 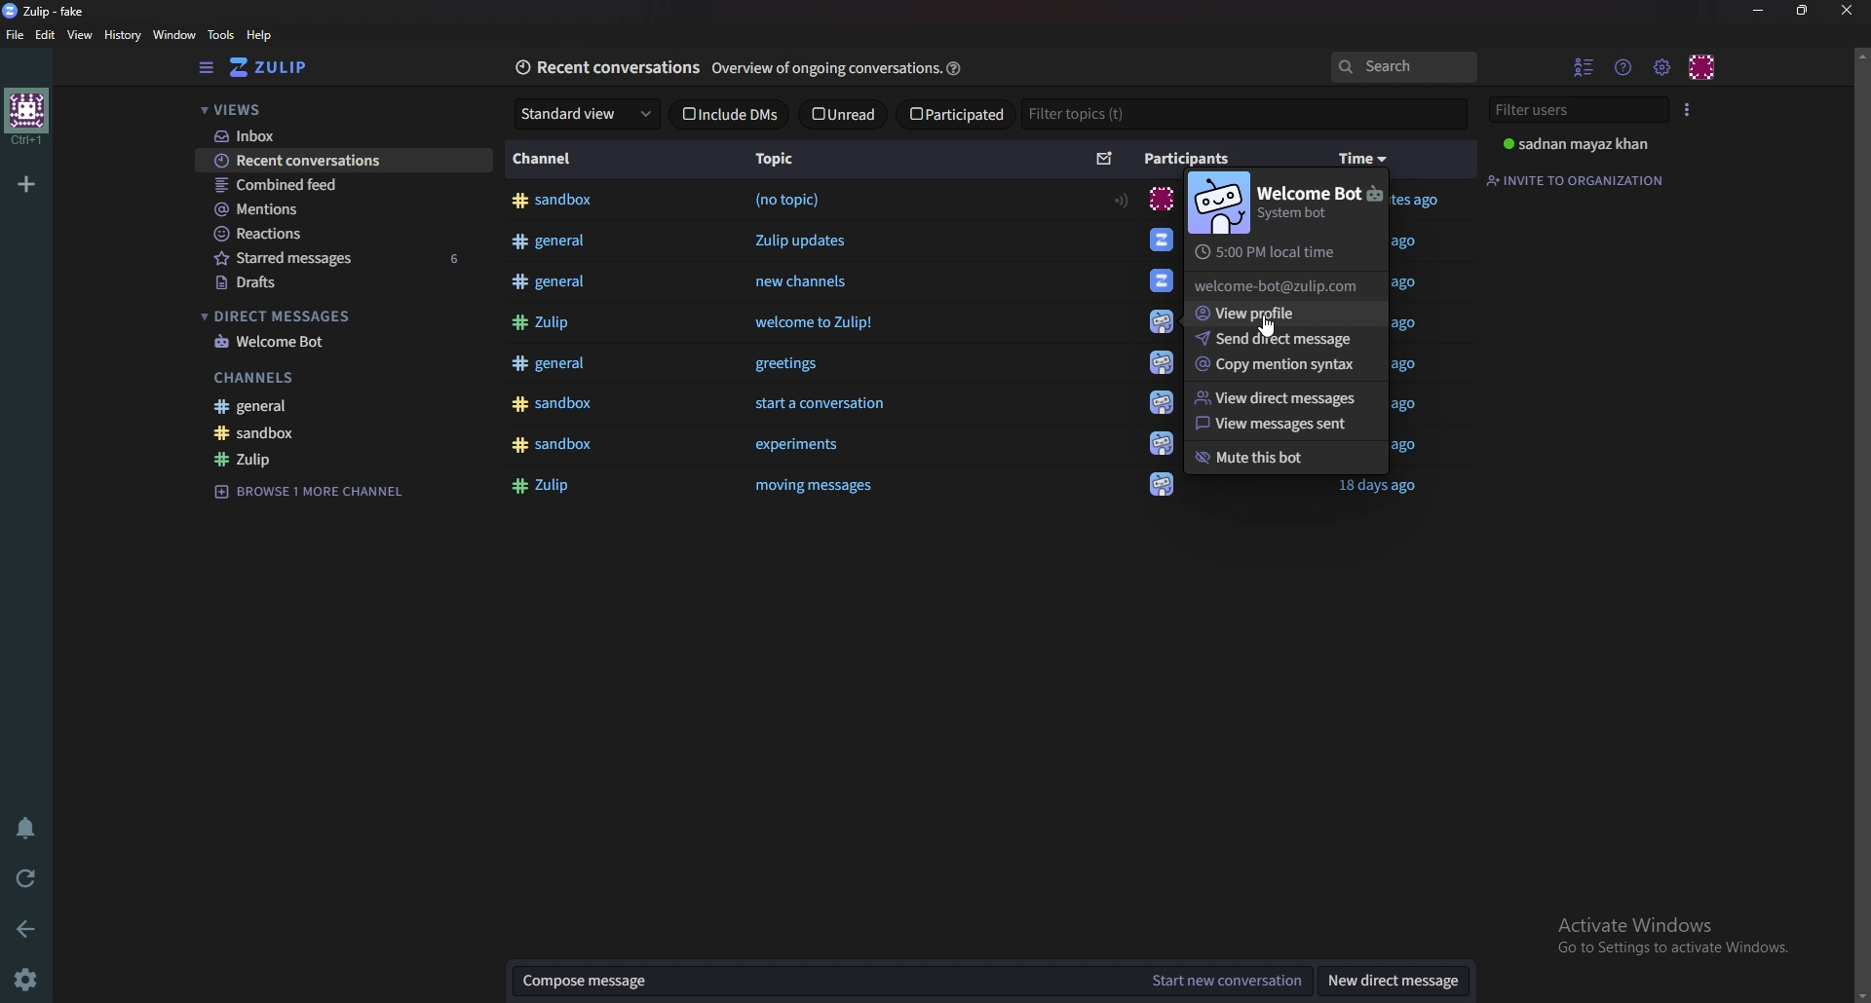 What do you see at coordinates (1758, 12) in the screenshot?
I see `Minimize` at bounding box center [1758, 12].